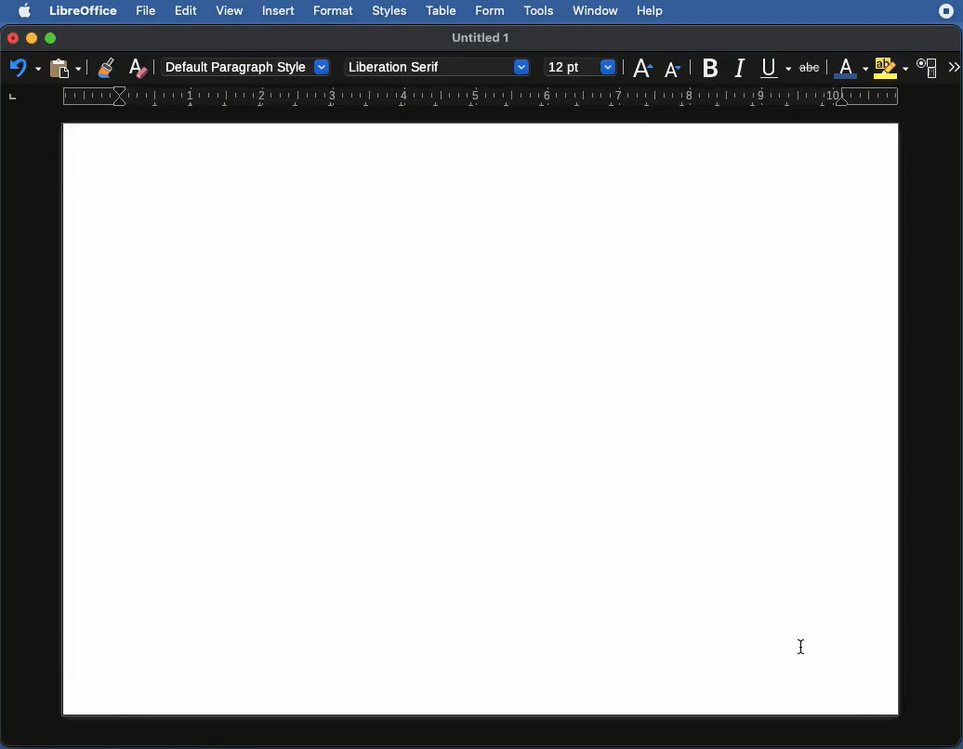 Image resolution: width=963 pixels, height=749 pixels. What do you see at coordinates (493, 10) in the screenshot?
I see `Form` at bounding box center [493, 10].